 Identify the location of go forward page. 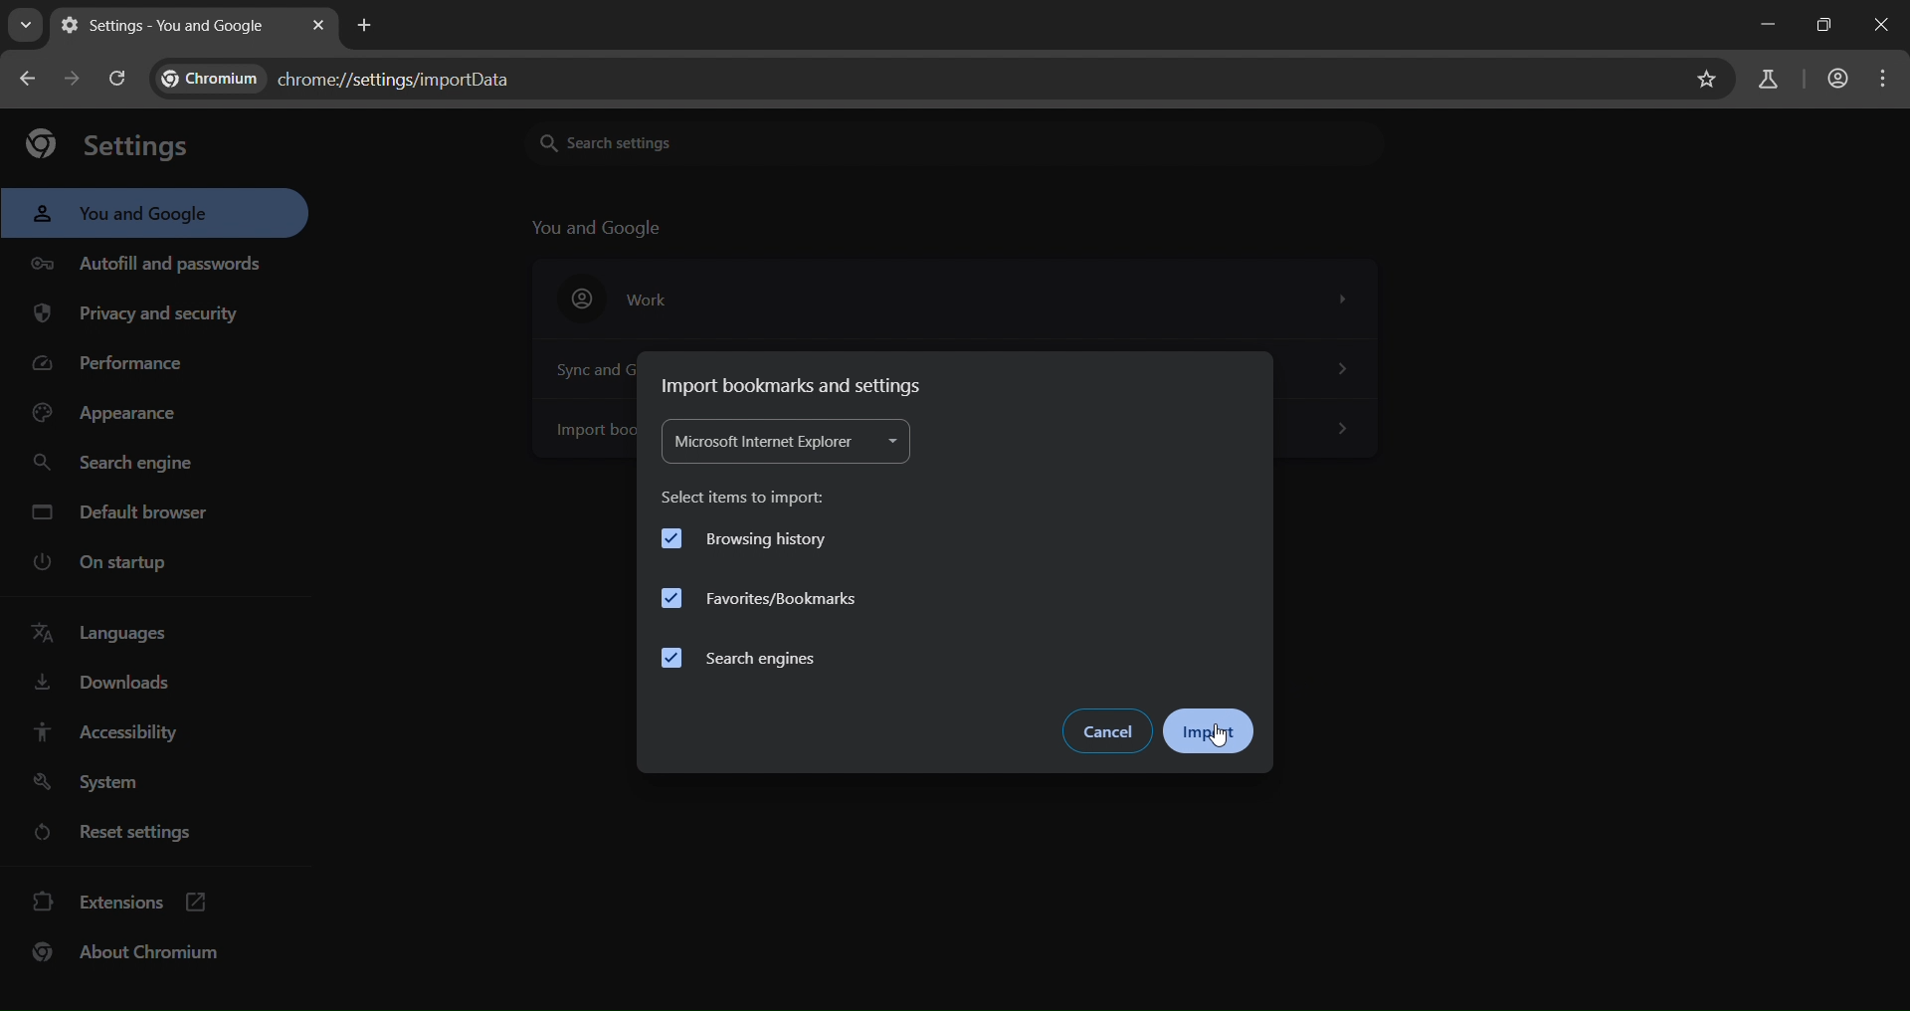
(77, 77).